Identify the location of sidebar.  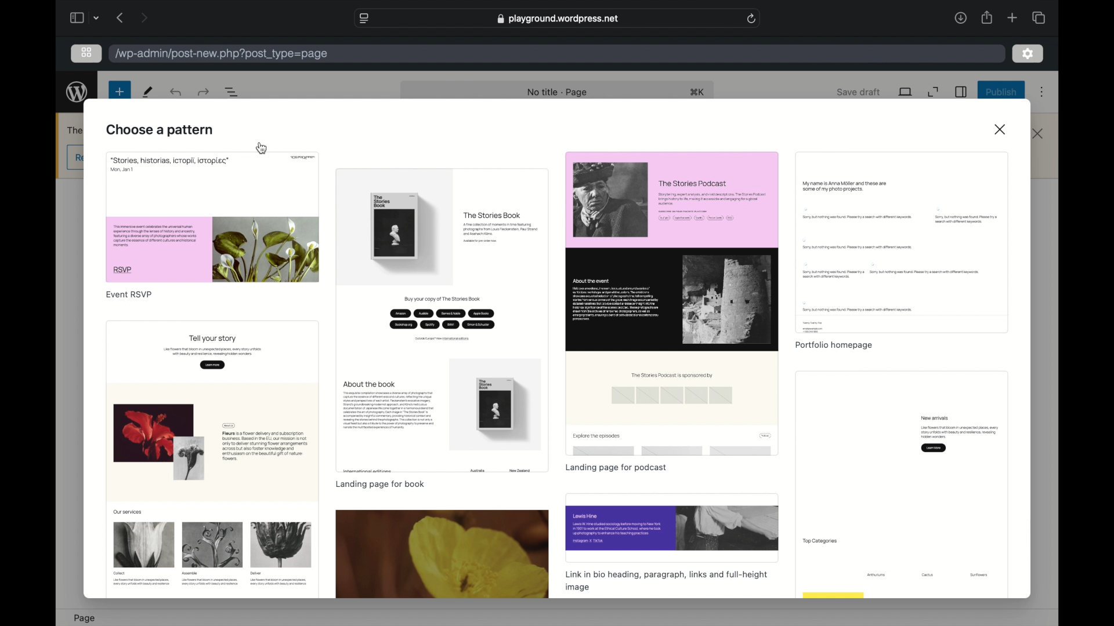
(961, 92).